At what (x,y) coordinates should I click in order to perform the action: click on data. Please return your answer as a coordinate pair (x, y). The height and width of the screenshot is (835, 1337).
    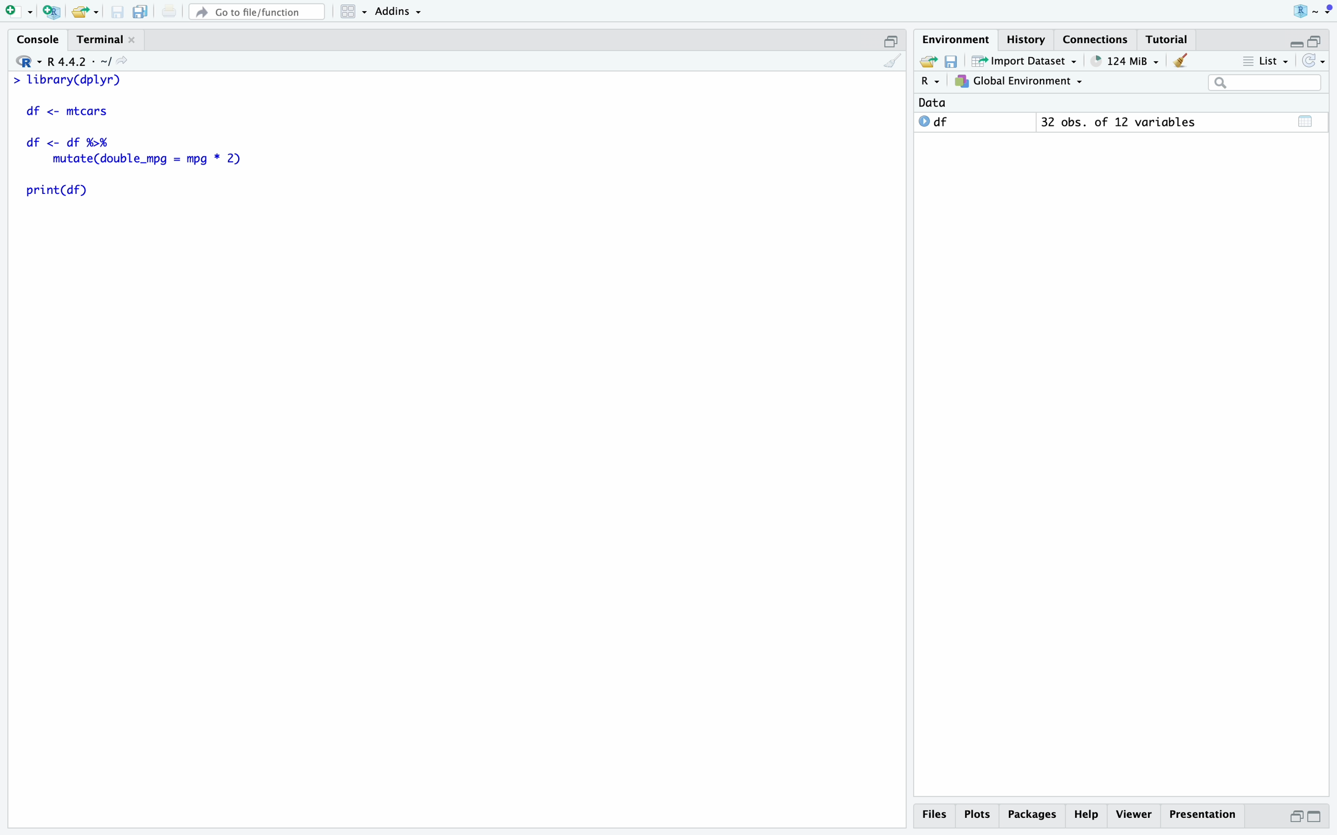
    Looking at the image, I should click on (932, 103).